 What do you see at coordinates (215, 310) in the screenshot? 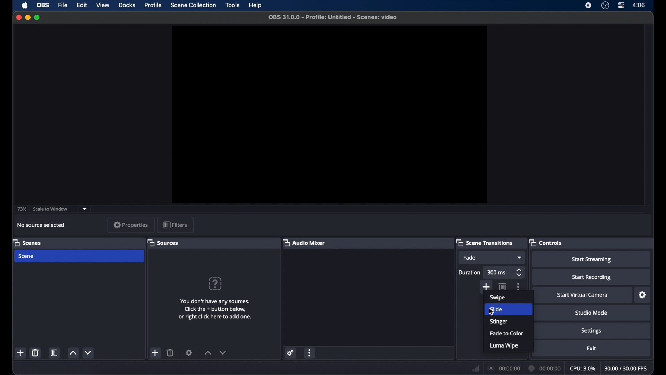
I see `info` at bounding box center [215, 310].